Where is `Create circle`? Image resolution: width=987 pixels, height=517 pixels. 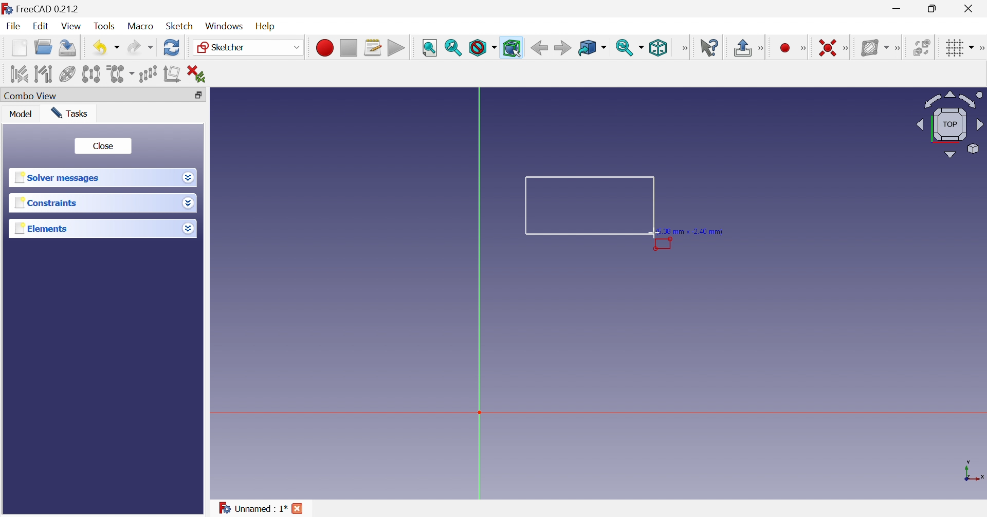 Create circle is located at coordinates (785, 48).